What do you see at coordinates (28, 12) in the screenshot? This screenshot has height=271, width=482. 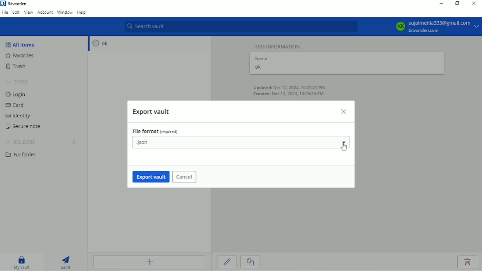 I see `View` at bounding box center [28, 12].